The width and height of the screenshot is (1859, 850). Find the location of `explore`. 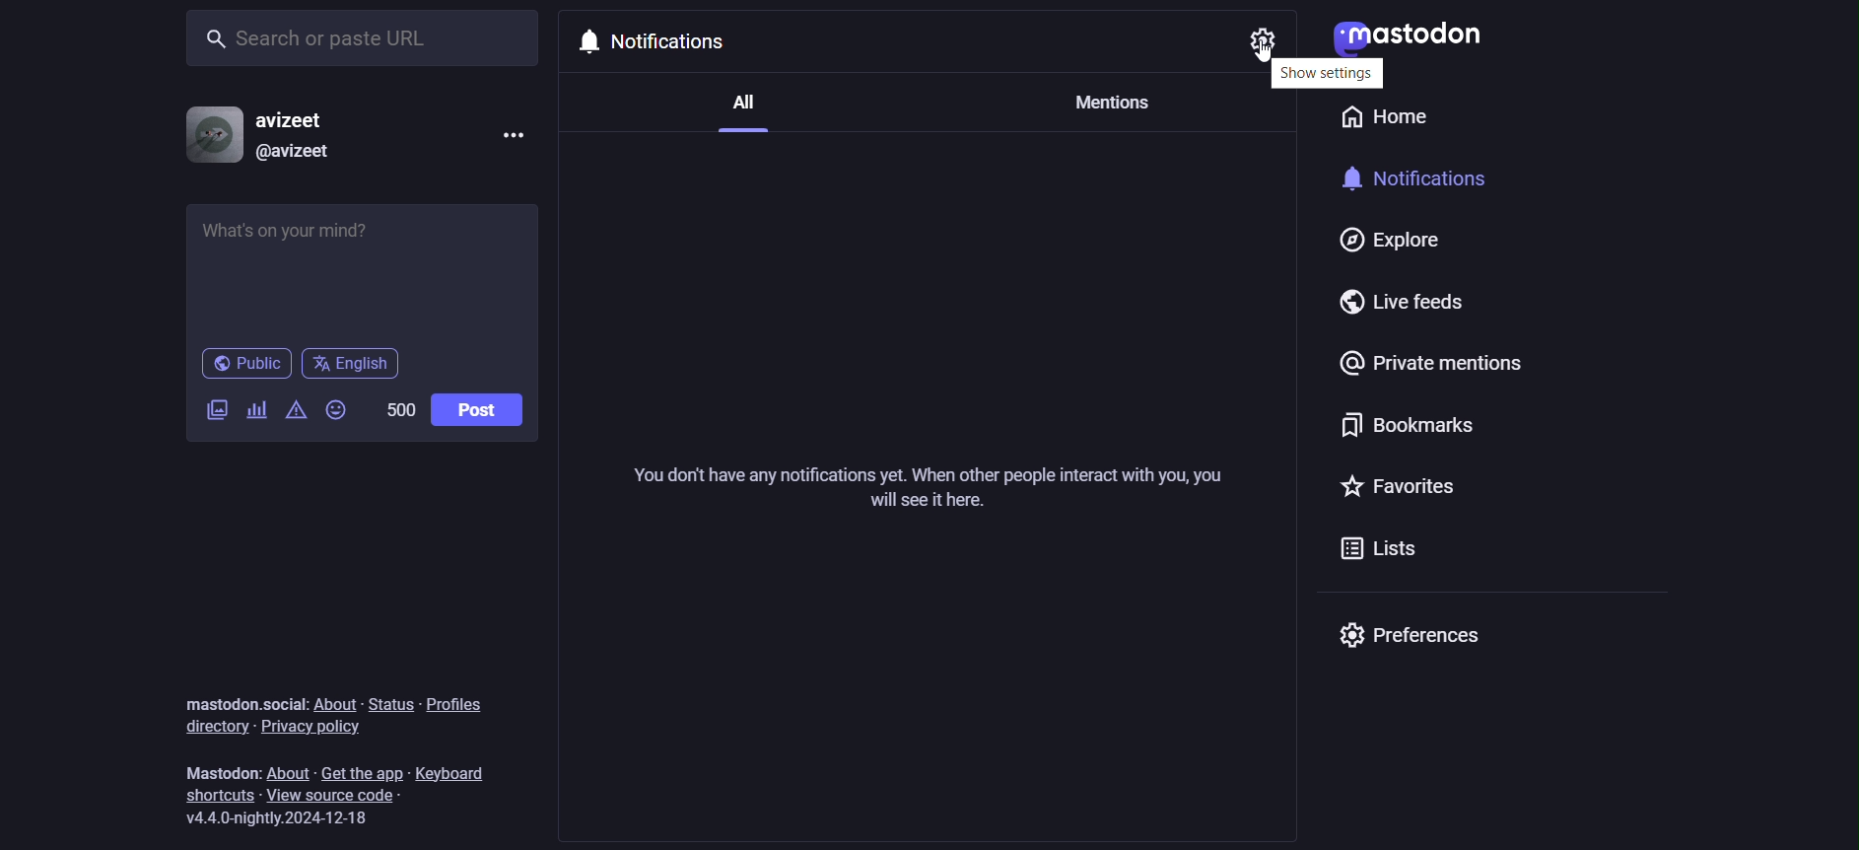

explore is located at coordinates (1390, 240).